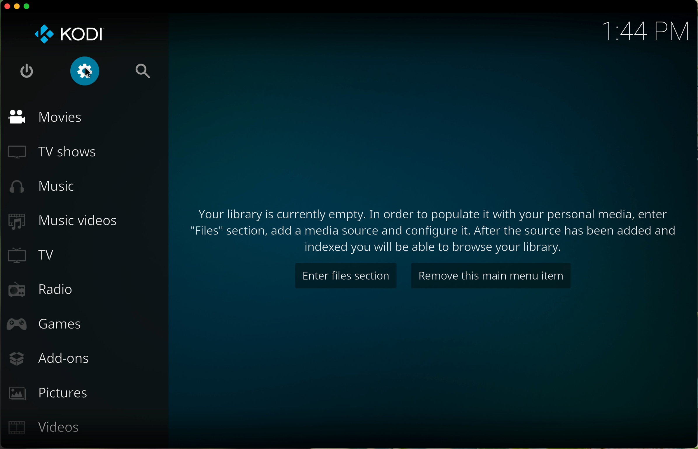 This screenshot has height=449, width=698. Describe the element at coordinates (29, 6) in the screenshot. I see `maximize` at that location.